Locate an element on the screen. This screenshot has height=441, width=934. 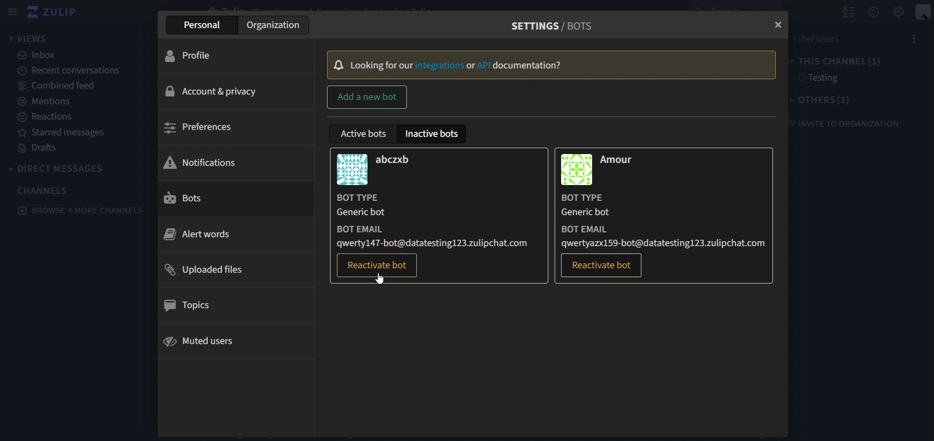
qwerty147-bot@datatesting123.zulipchat.com is located at coordinates (431, 244).